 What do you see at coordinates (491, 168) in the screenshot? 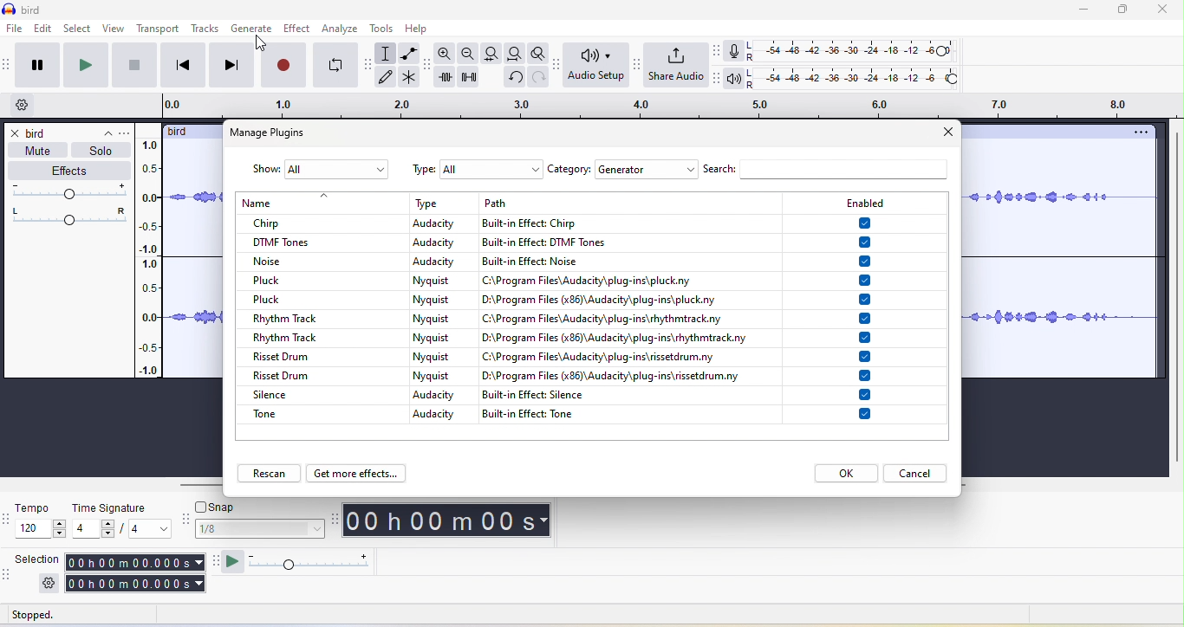
I see `all` at bounding box center [491, 168].